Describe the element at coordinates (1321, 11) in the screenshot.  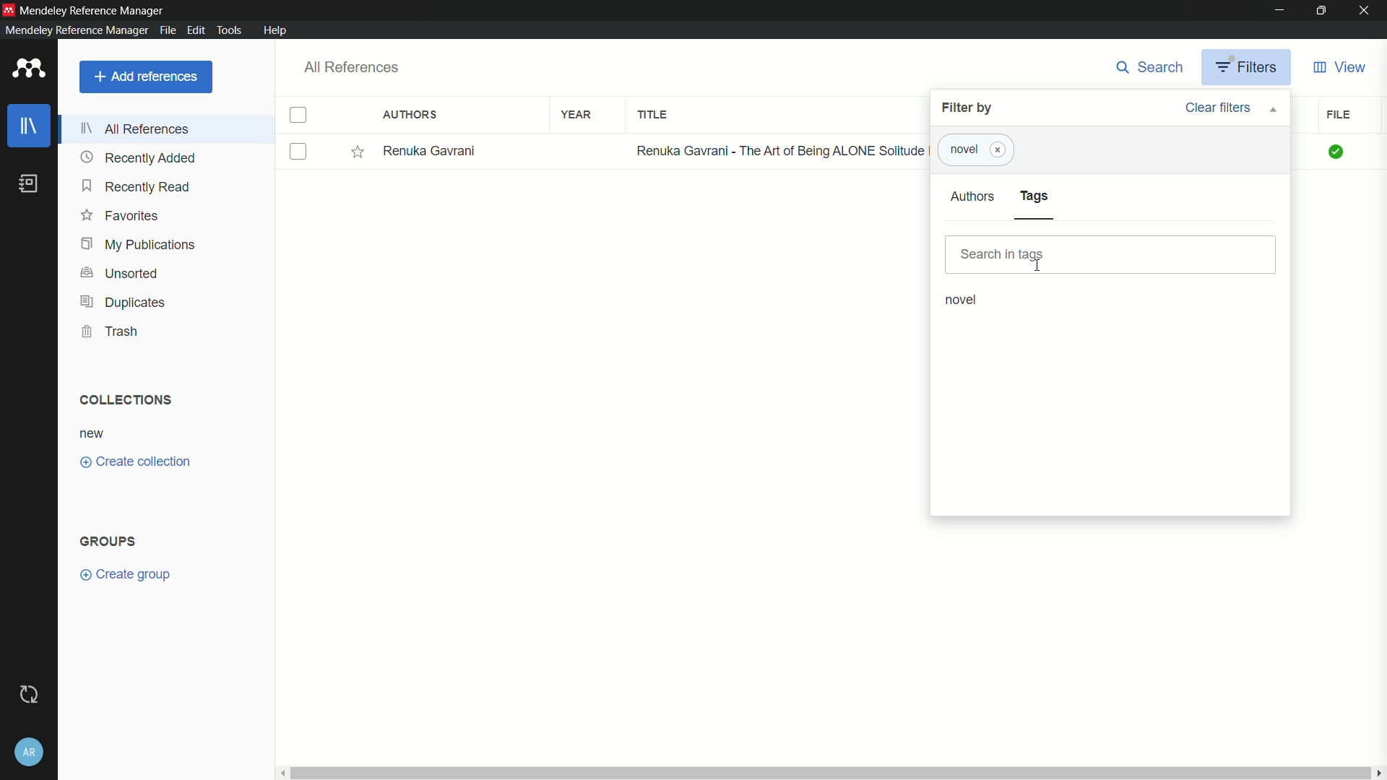
I see `maximize` at that location.